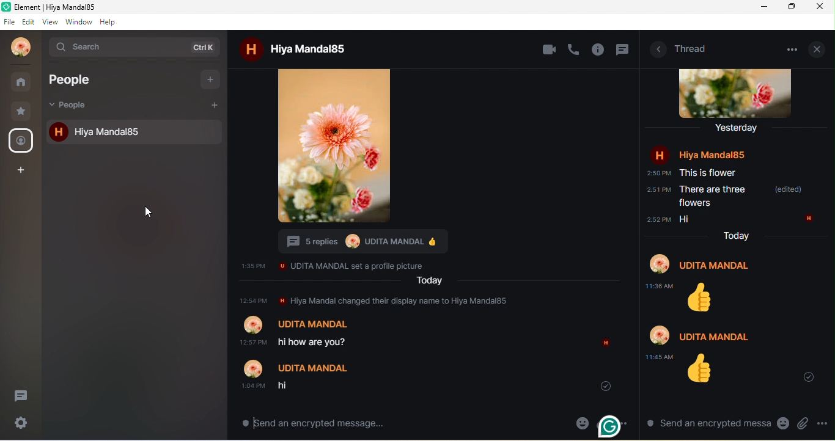  What do you see at coordinates (312, 48) in the screenshot?
I see `hiya mandal85` at bounding box center [312, 48].